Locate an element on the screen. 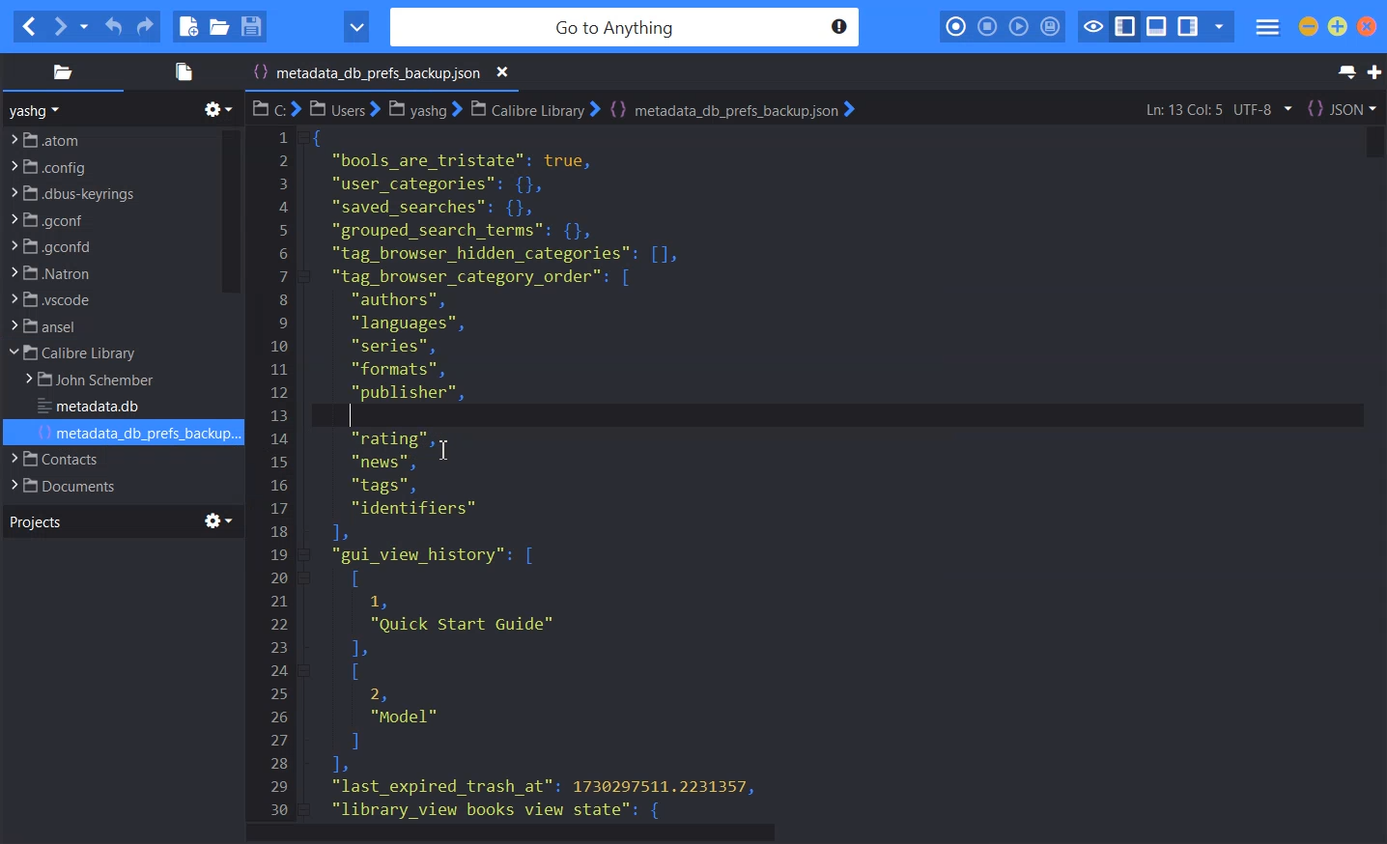  Text cursor is located at coordinates (353, 415).